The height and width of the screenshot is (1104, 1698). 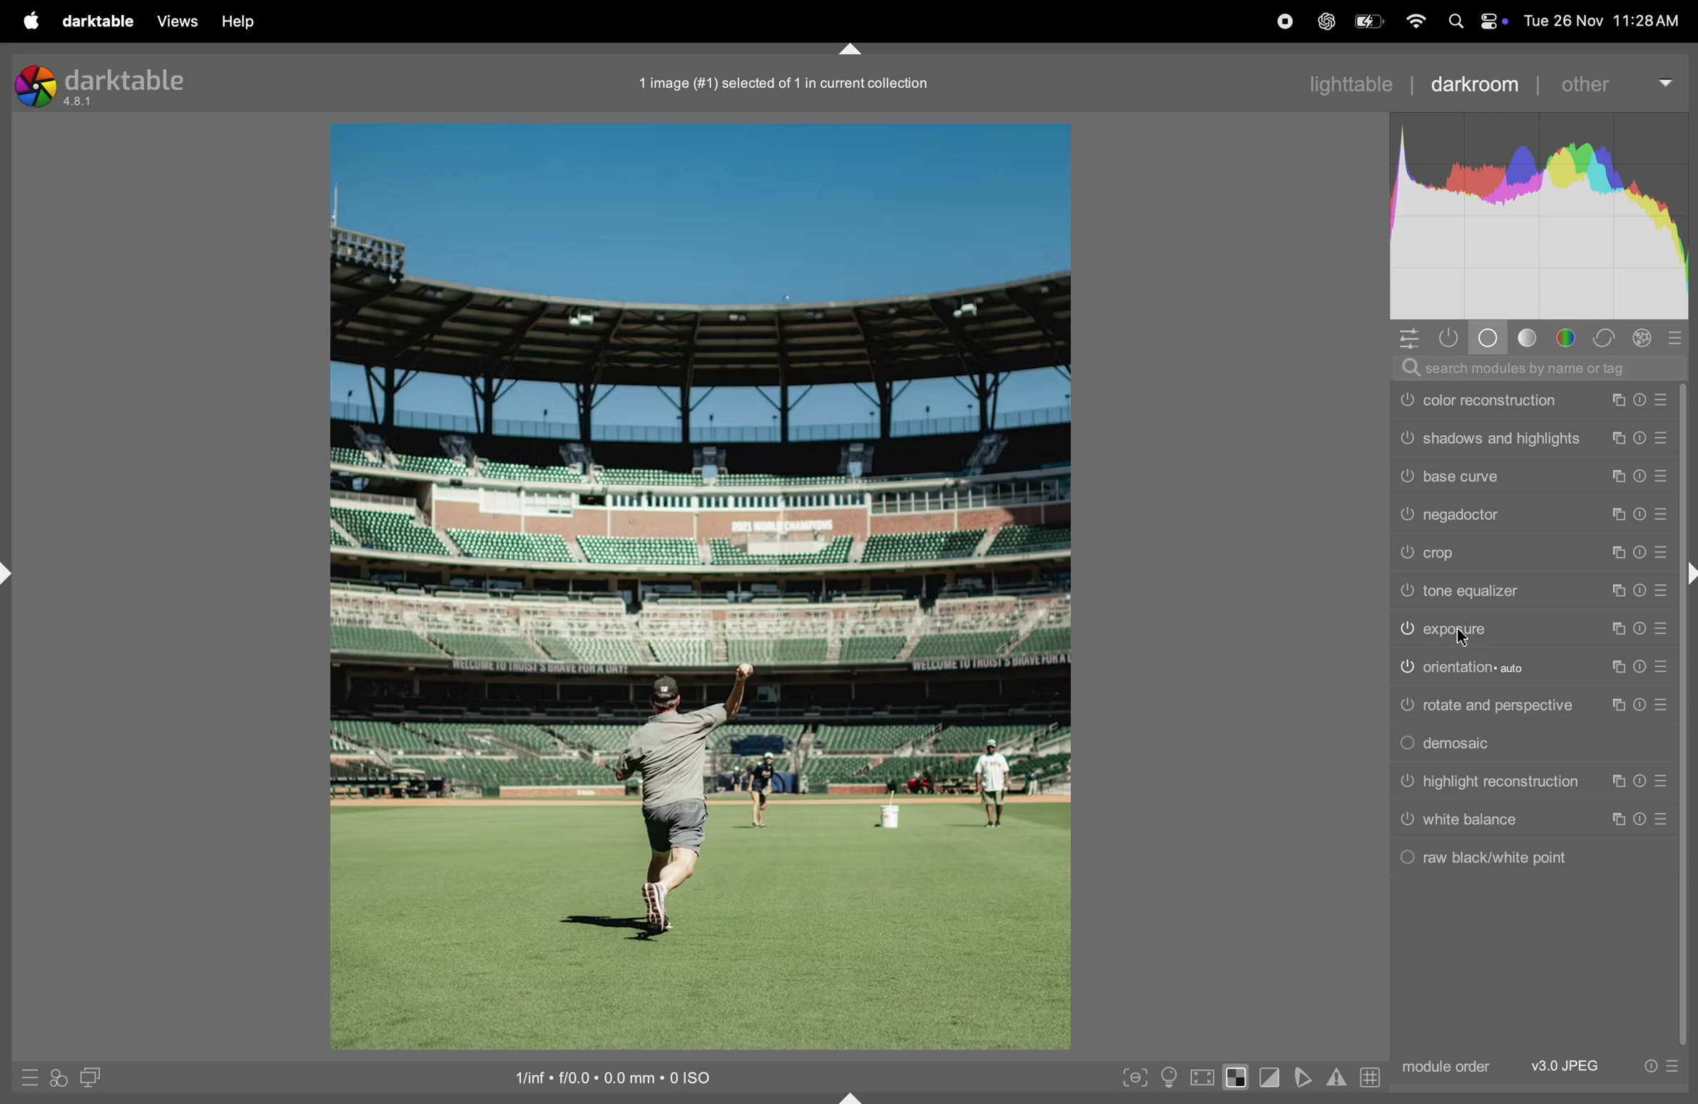 What do you see at coordinates (1471, 817) in the screenshot?
I see `white balance` at bounding box center [1471, 817].